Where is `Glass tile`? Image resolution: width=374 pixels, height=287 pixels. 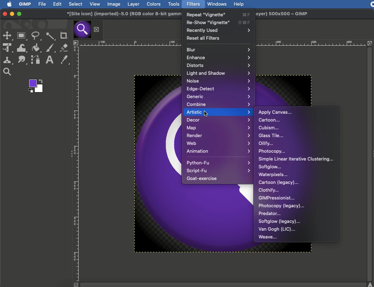
Glass tile is located at coordinates (272, 135).